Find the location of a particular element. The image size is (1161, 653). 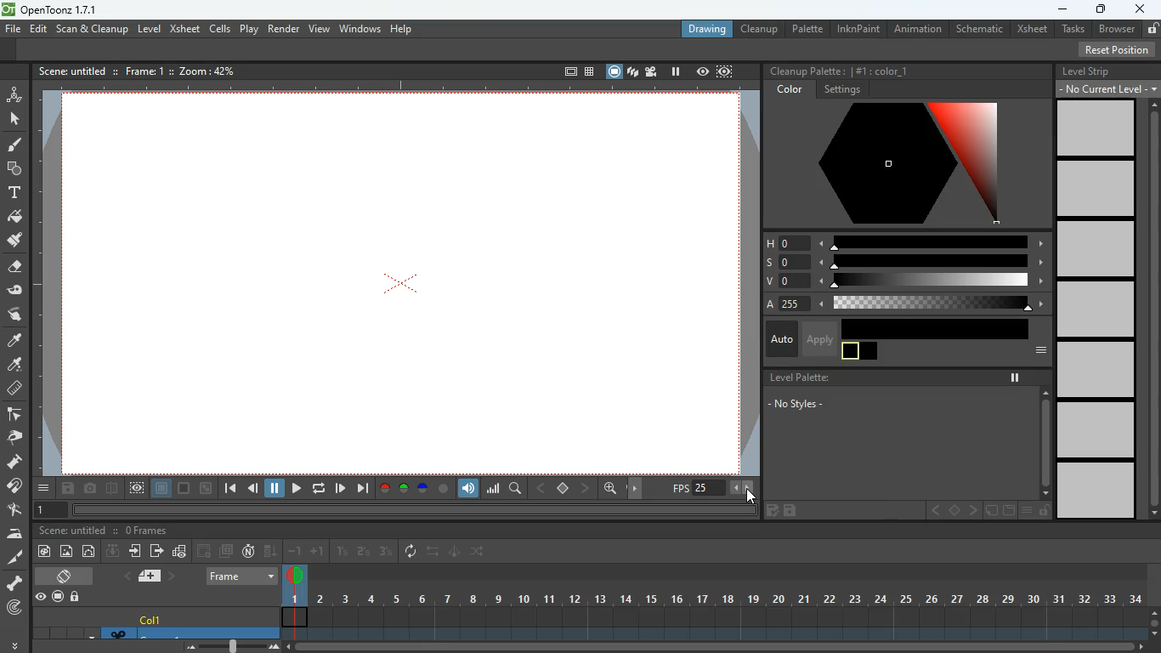

screen is located at coordinates (400, 282).